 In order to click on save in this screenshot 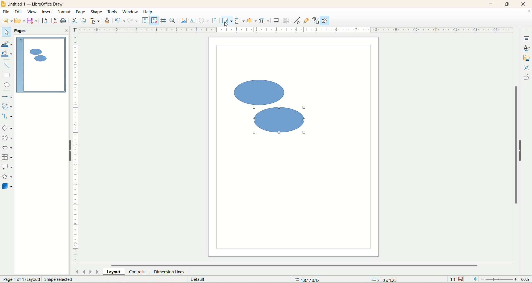, I will do `click(32, 21)`.